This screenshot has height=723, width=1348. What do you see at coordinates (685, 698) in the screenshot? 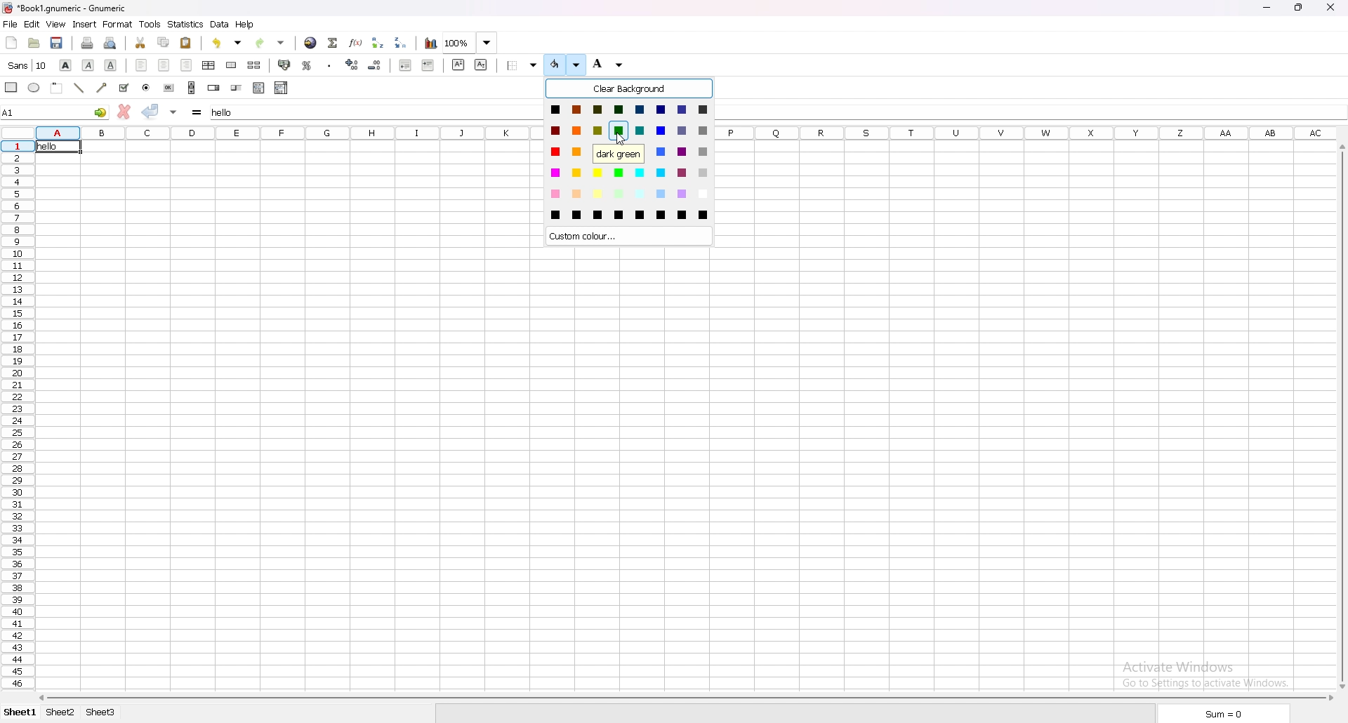
I see `scroll bar` at bounding box center [685, 698].